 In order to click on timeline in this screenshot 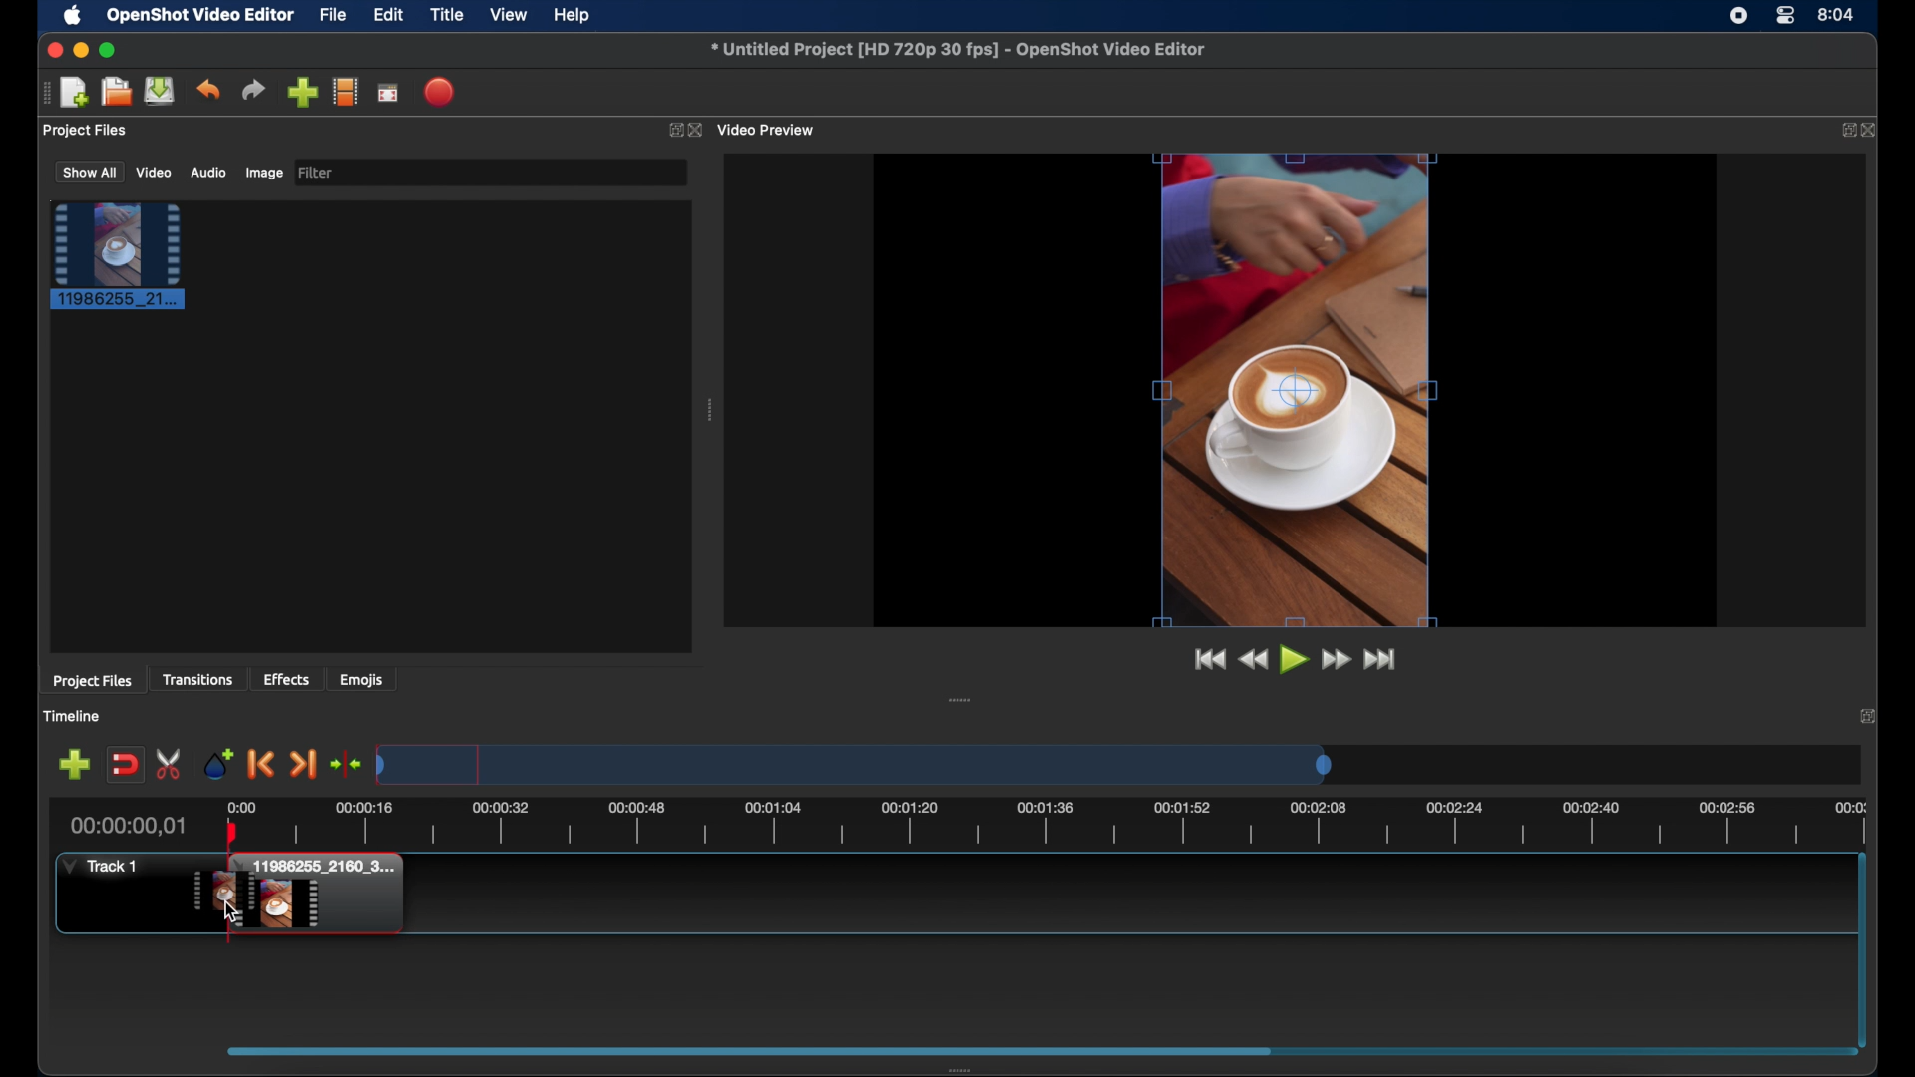, I will do `click(74, 716)`.